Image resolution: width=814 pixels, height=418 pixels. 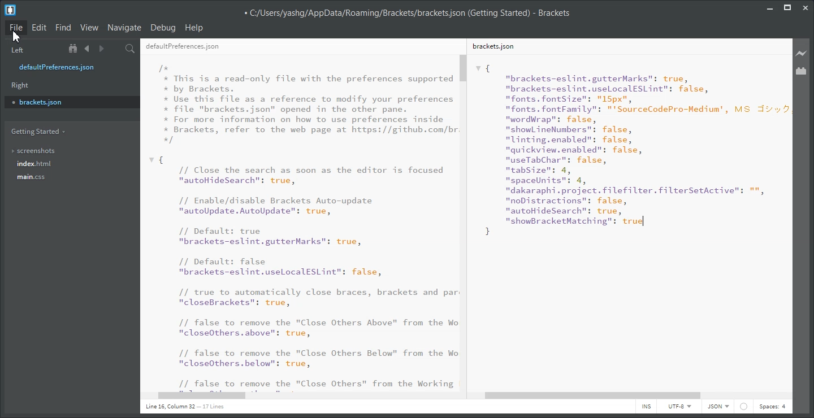 What do you see at coordinates (679, 406) in the screenshot?
I see `UTF-8` at bounding box center [679, 406].